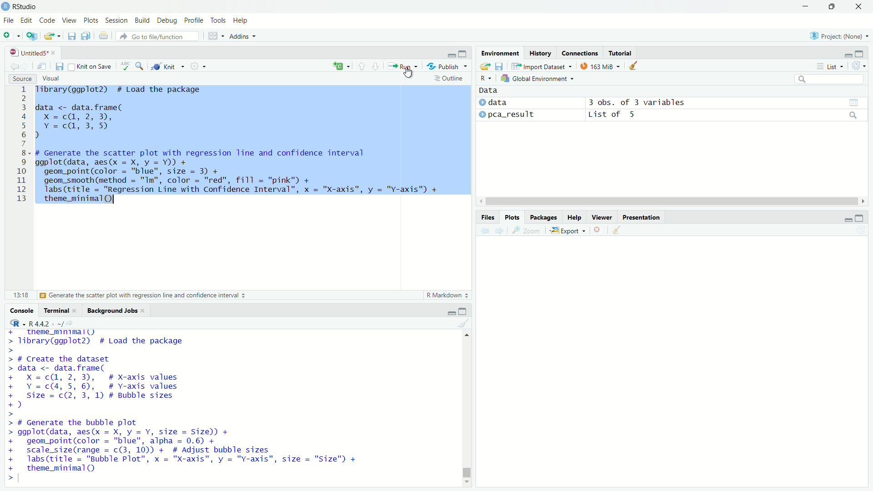 The image size is (873, 491). Describe the element at coordinates (58, 36) in the screenshot. I see `Open recent files` at that location.